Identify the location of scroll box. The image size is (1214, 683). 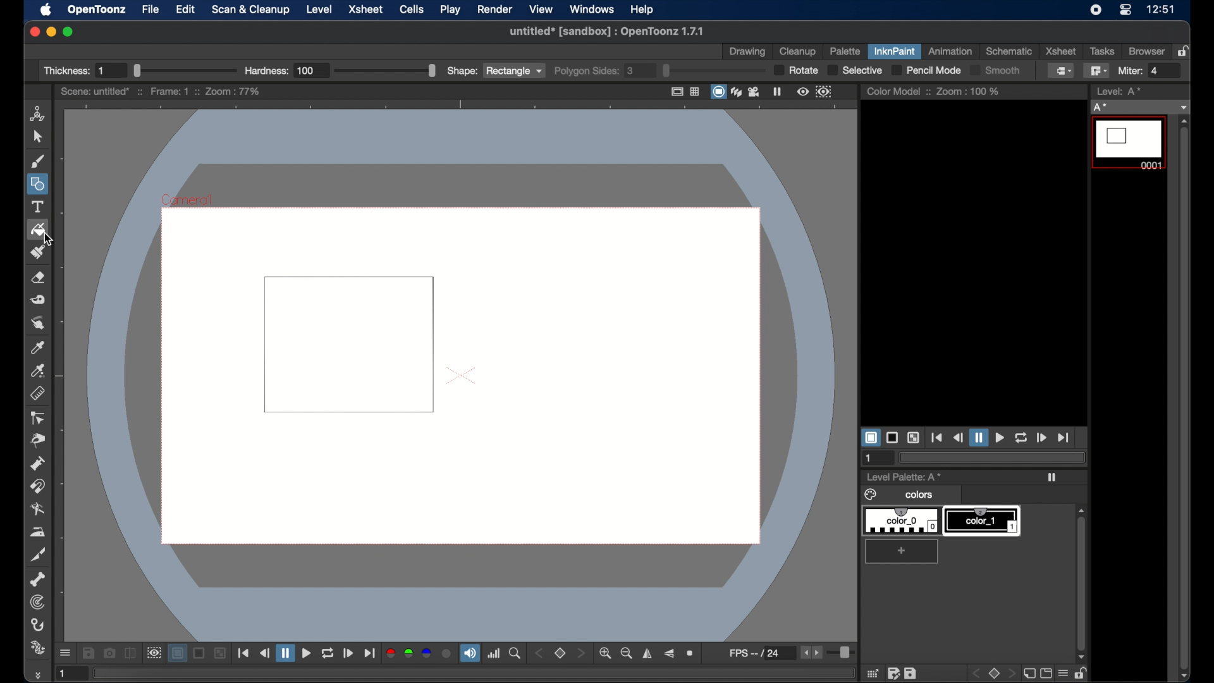
(1184, 398).